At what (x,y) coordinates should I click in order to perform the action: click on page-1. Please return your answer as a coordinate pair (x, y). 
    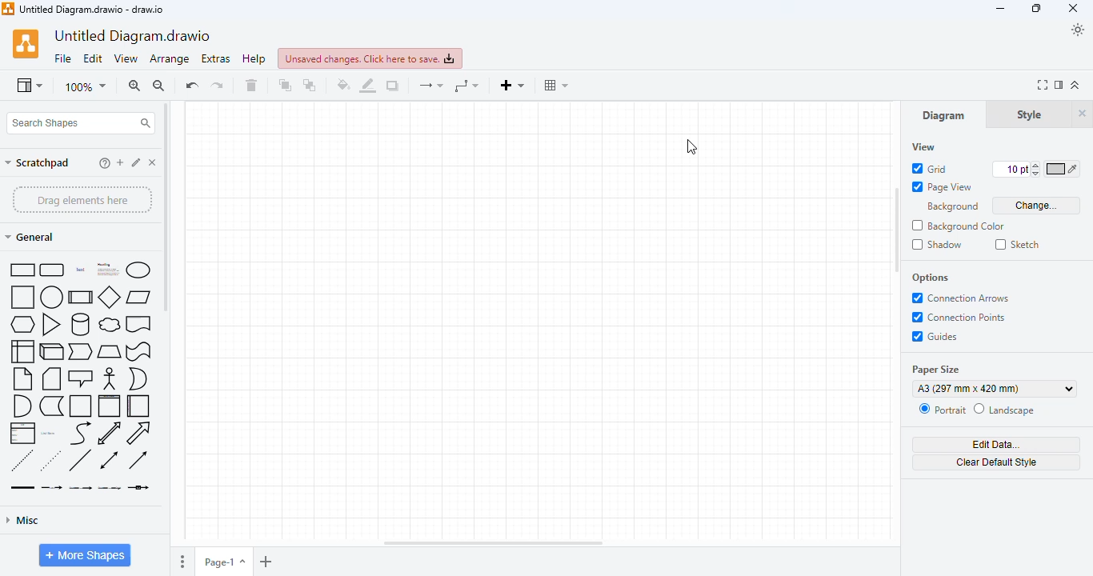
    Looking at the image, I should click on (224, 562).